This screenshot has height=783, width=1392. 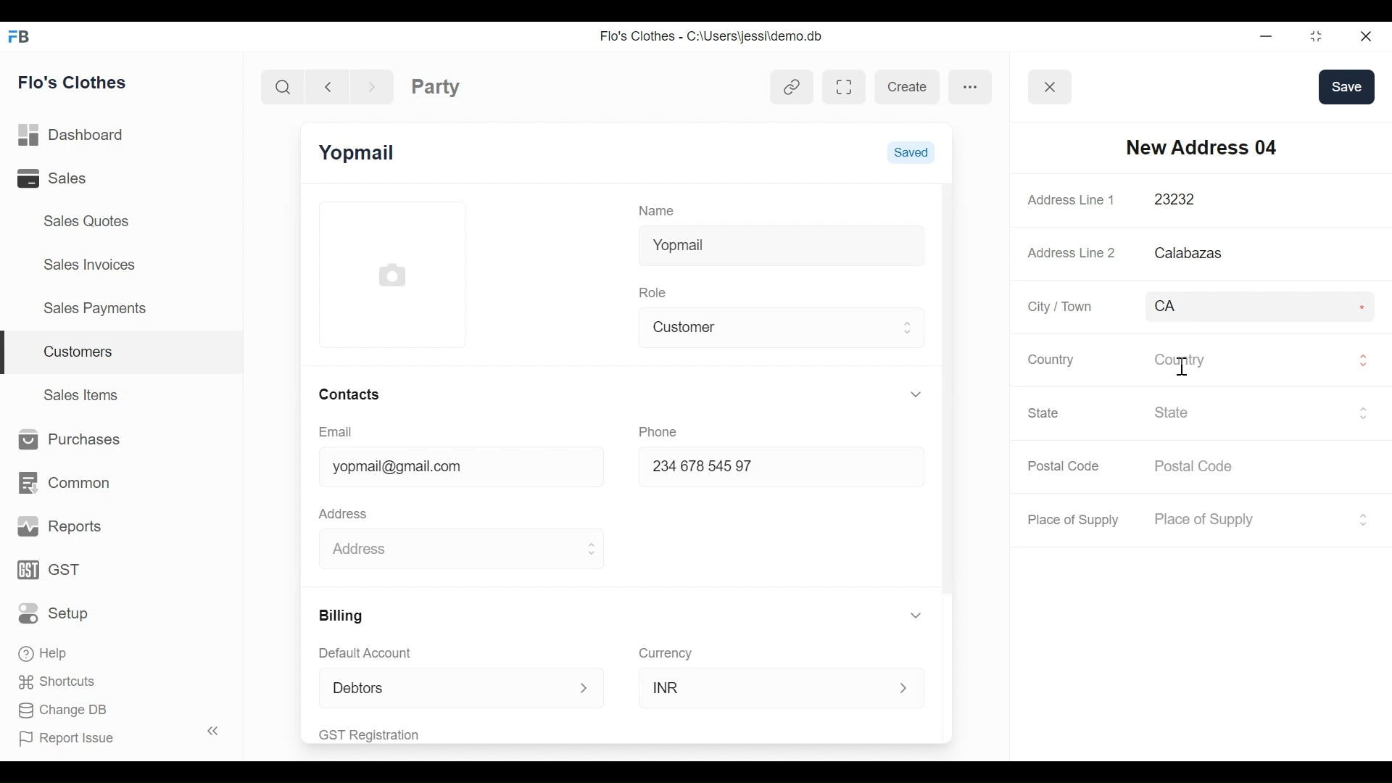 I want to click on Reports, so click(x=61, y=527).